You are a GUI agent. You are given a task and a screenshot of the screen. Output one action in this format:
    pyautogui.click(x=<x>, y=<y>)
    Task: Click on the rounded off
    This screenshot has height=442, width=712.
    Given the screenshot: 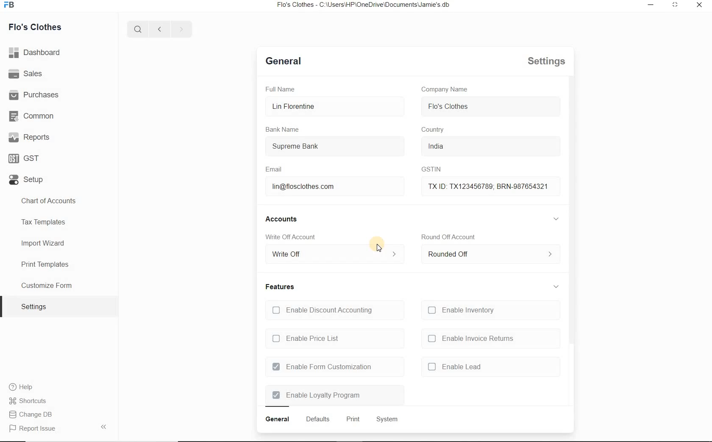 What is the action you would take?
    pyautogui.click(x=488, y=256)
    